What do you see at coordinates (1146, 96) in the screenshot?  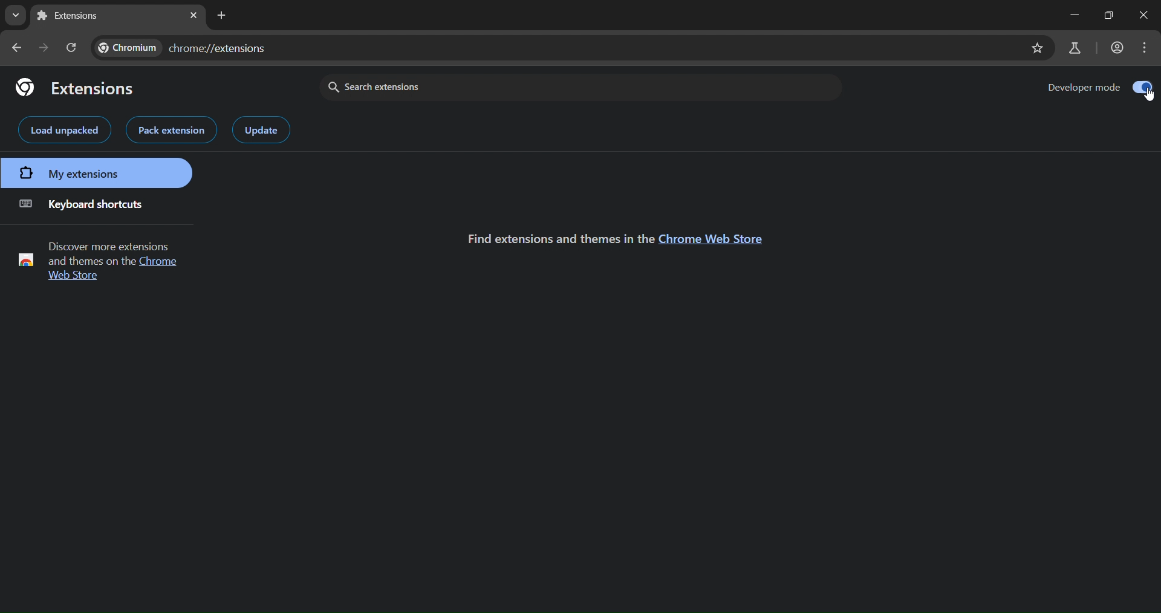 I see `cursor` at bounding box center [1146, 96].